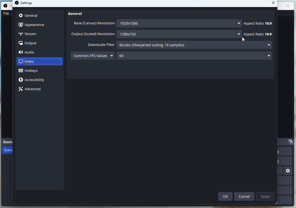 The width and height of the screenshot is (296, 208). Describe the element at coordinates (39, 16) in the screenshot. I see `General` at that location.